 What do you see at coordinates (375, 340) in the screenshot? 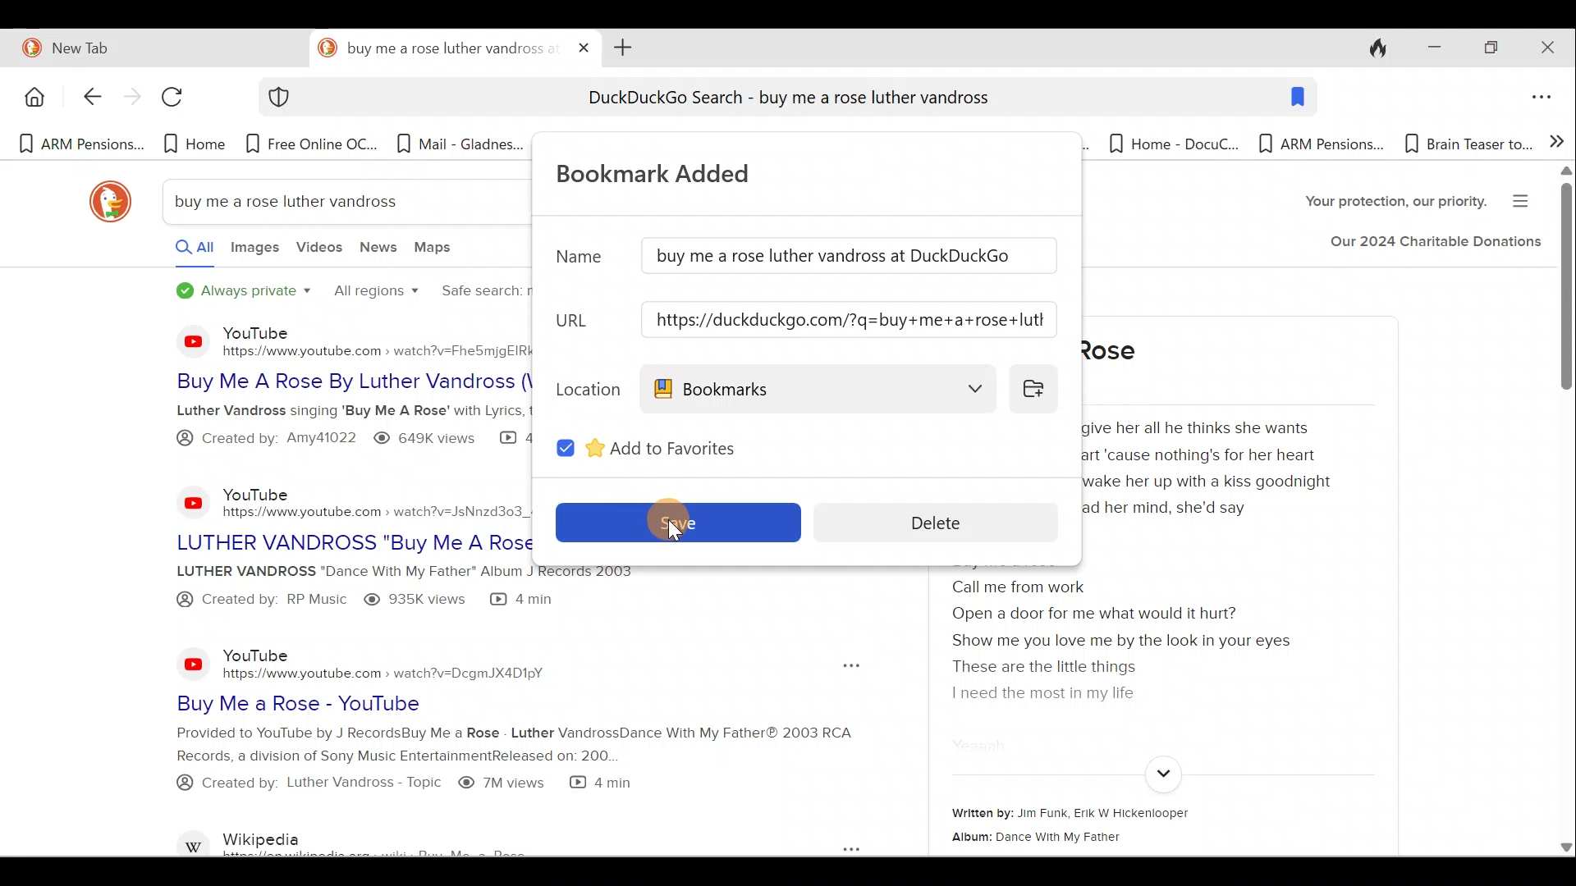
I see `YouTube - https://www.youtube.com » watch?v=Fhe5mjgEIRk` at bounding box center [375, 340].